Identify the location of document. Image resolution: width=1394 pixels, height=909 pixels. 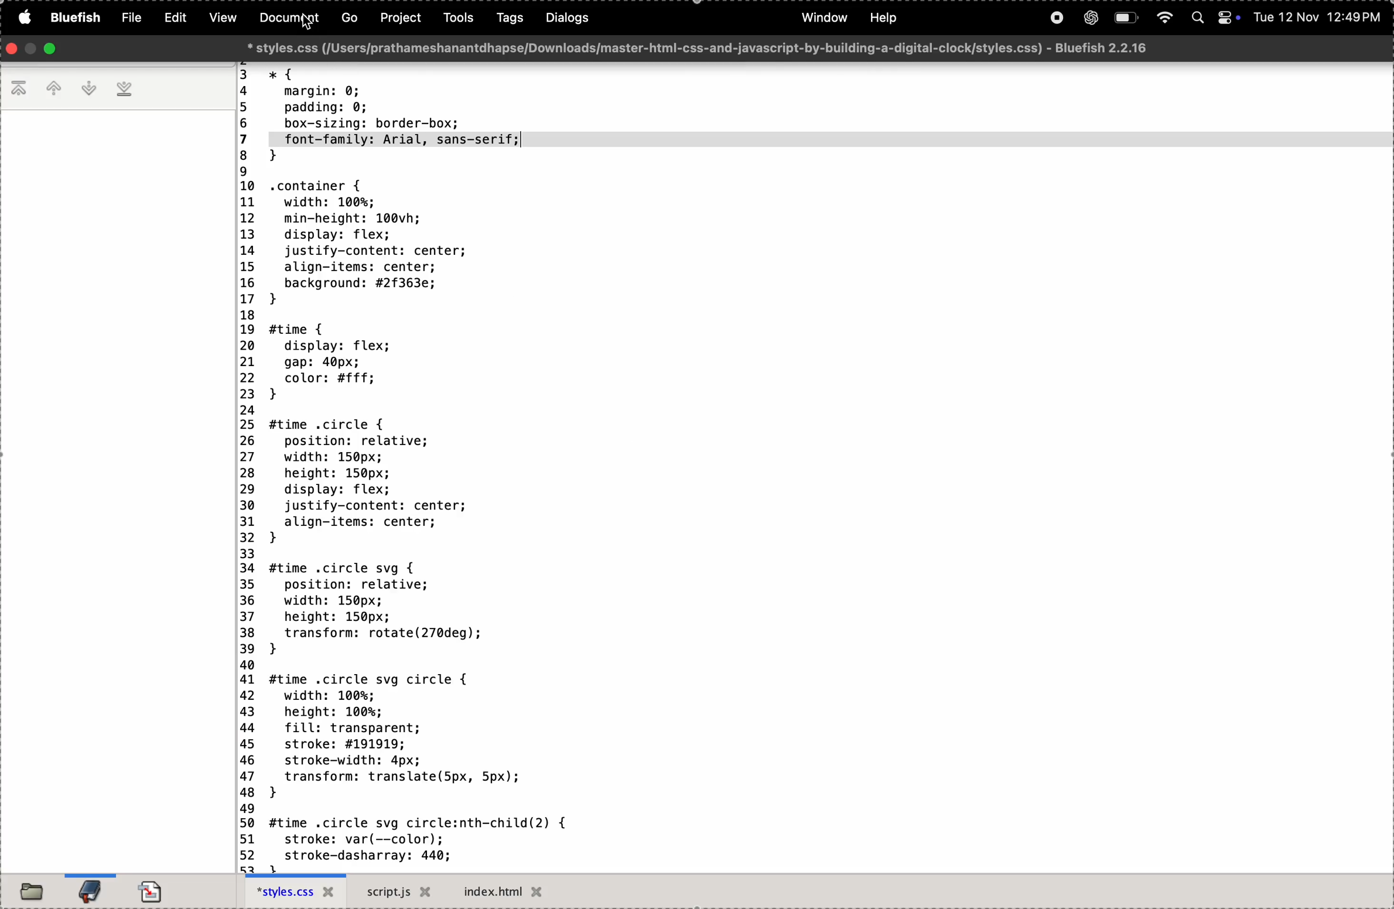
(288, 18).